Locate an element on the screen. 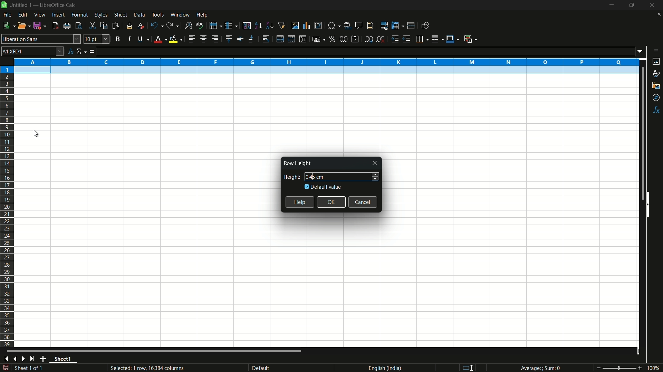 The image size is (663, 372). height is located at coordinates (290, 177).